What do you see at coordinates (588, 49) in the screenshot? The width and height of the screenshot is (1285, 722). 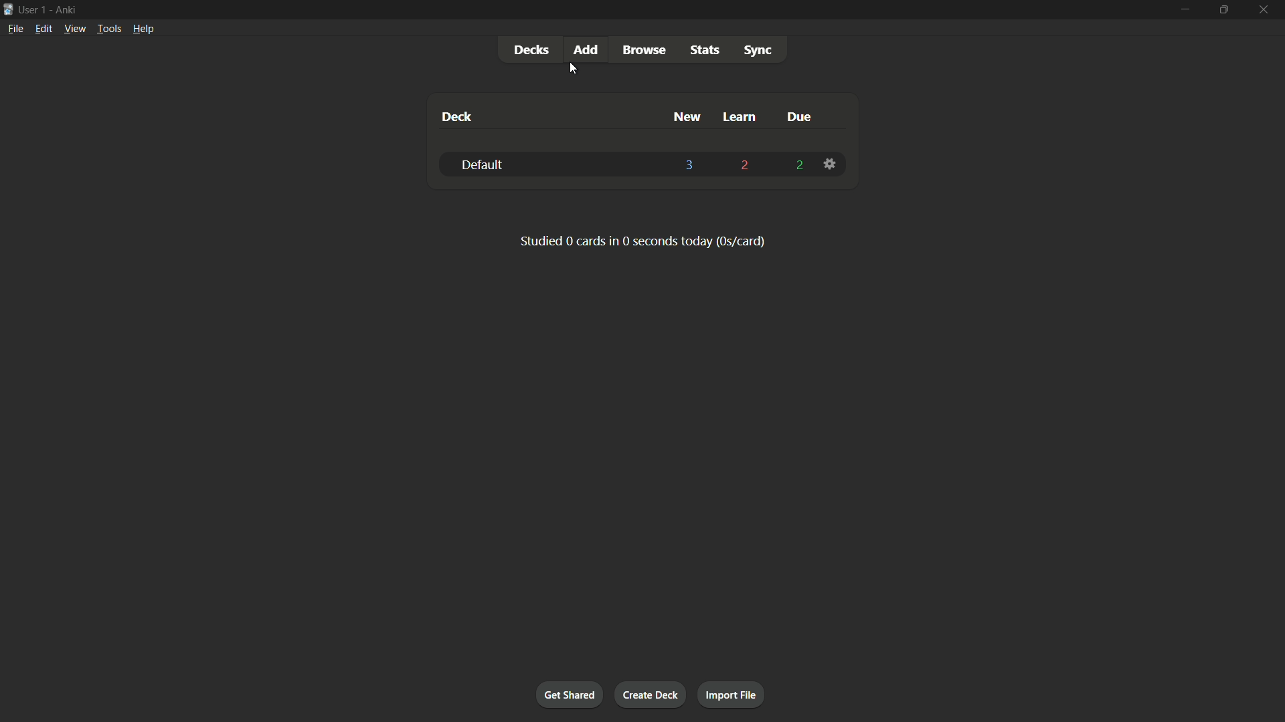 I see `add` at bounding box center [588, 49].